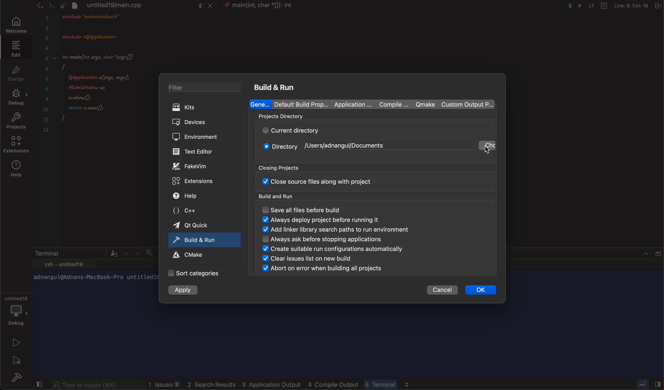 The image size is (664, 390). What do you see at coordinates (203, 273) in the screenshot?
I see `categories` at bounding box center [203, 273].